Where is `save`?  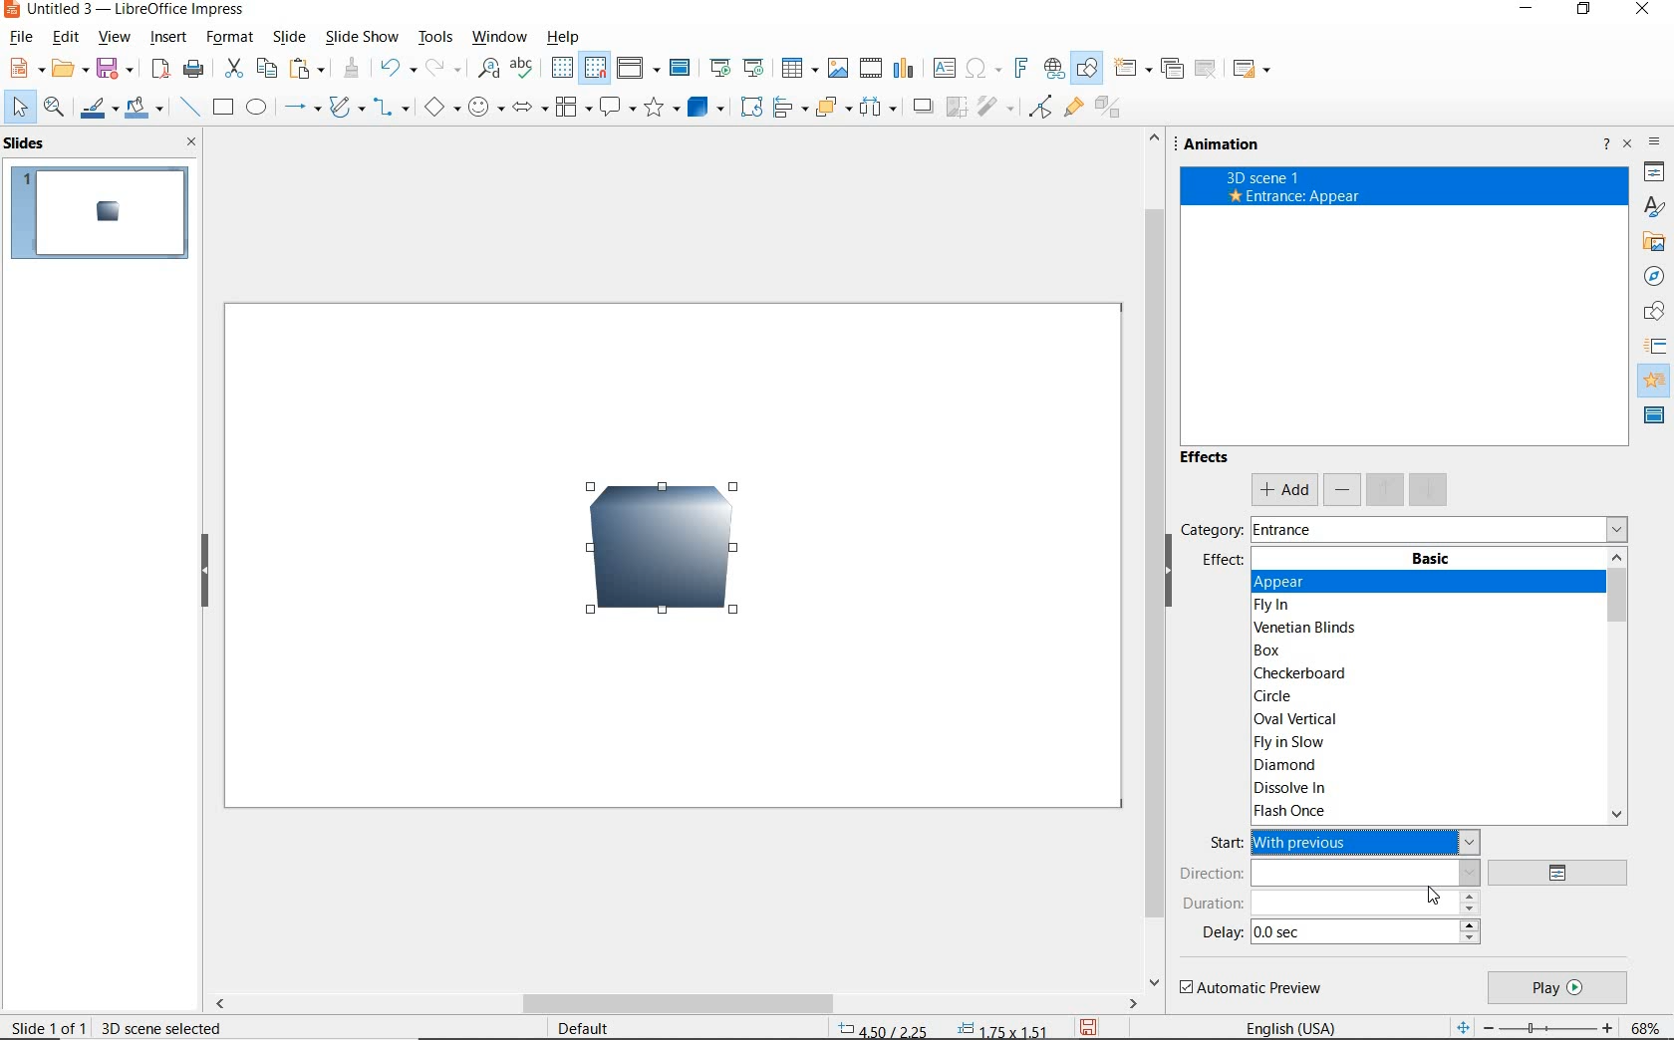 save is located at coordinates (1088, 1026).